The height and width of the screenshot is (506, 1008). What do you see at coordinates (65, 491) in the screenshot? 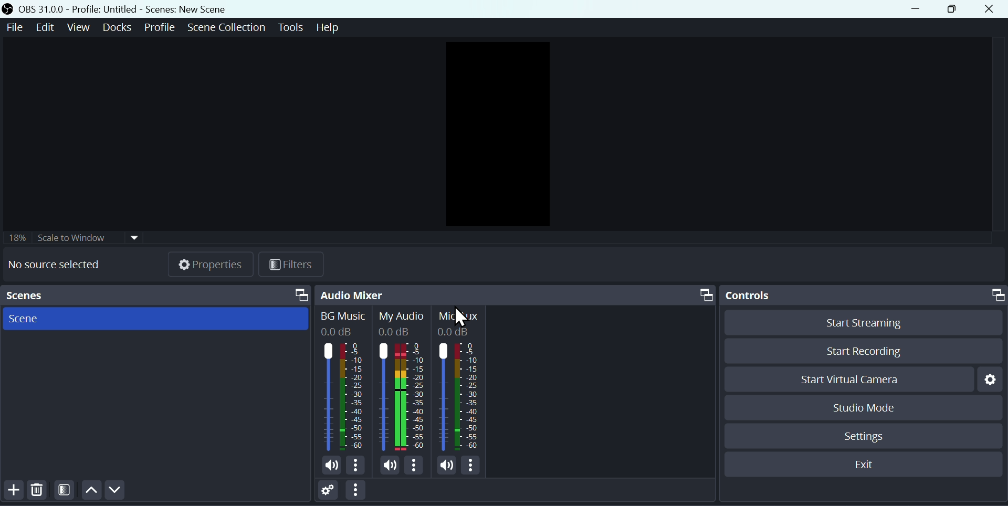
I see `Filter` at bounding box center [65, 491].